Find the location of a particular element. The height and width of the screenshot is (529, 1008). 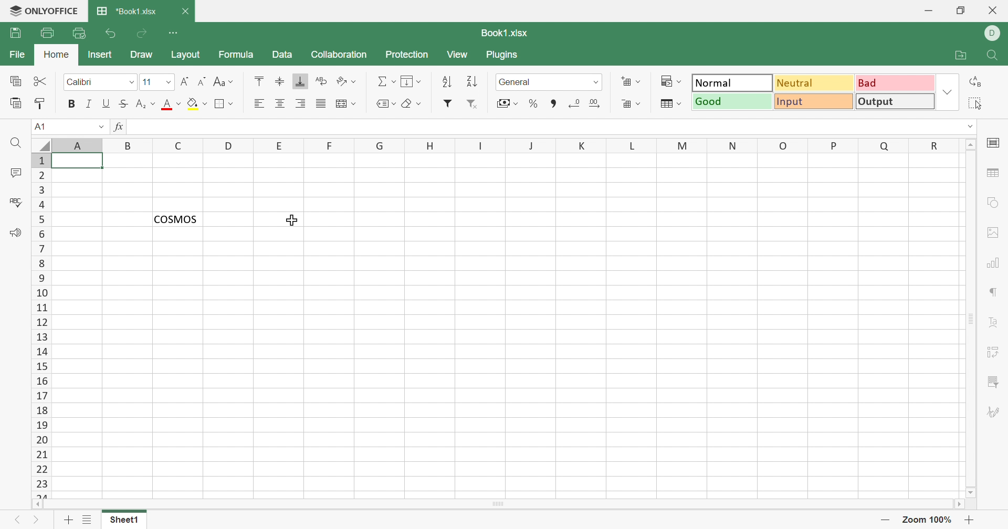

Accounting style is located at coordinates (509, 103).